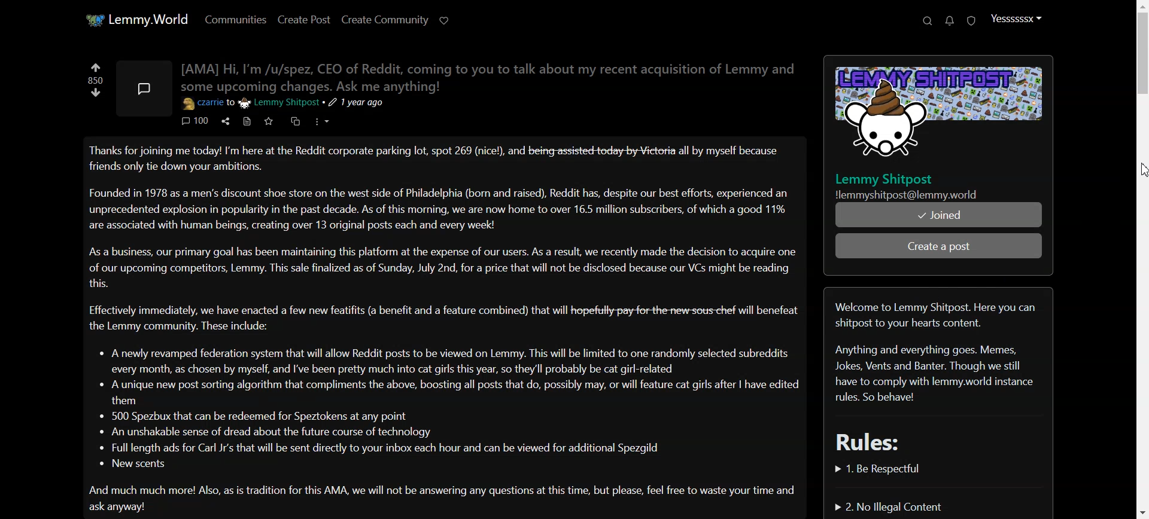 The height and width of the screenshot is (519, 1149). I want to click on Share, so click(224, 121).